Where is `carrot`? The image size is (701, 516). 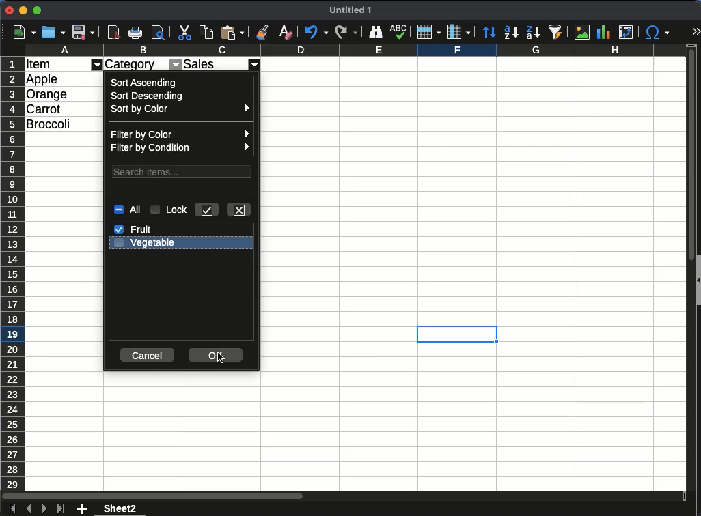 carrot is located at coordinates (44, 108).